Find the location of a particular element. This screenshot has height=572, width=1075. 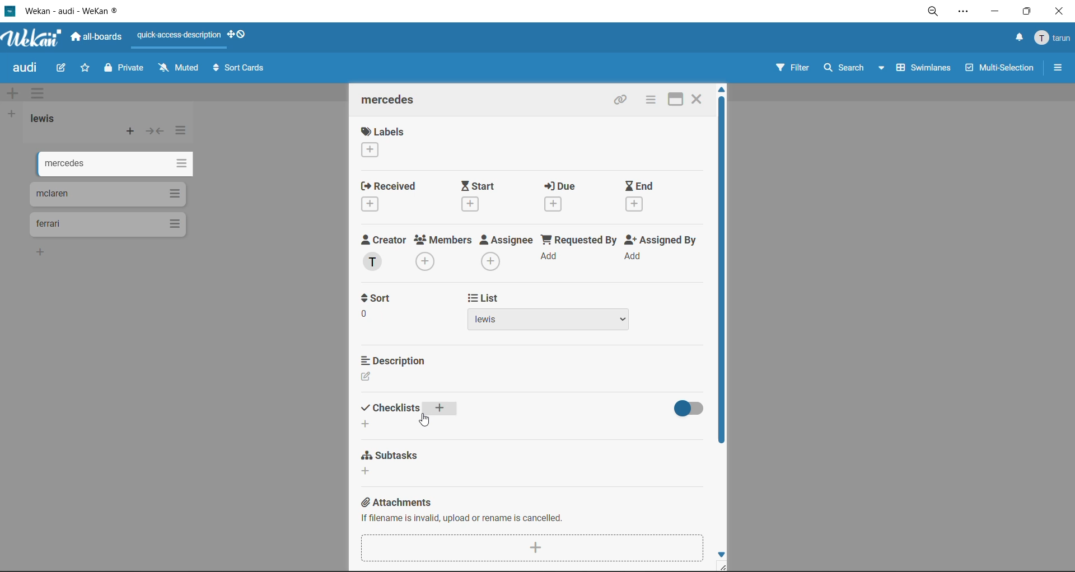

list title is located at coordinates (48, 119).